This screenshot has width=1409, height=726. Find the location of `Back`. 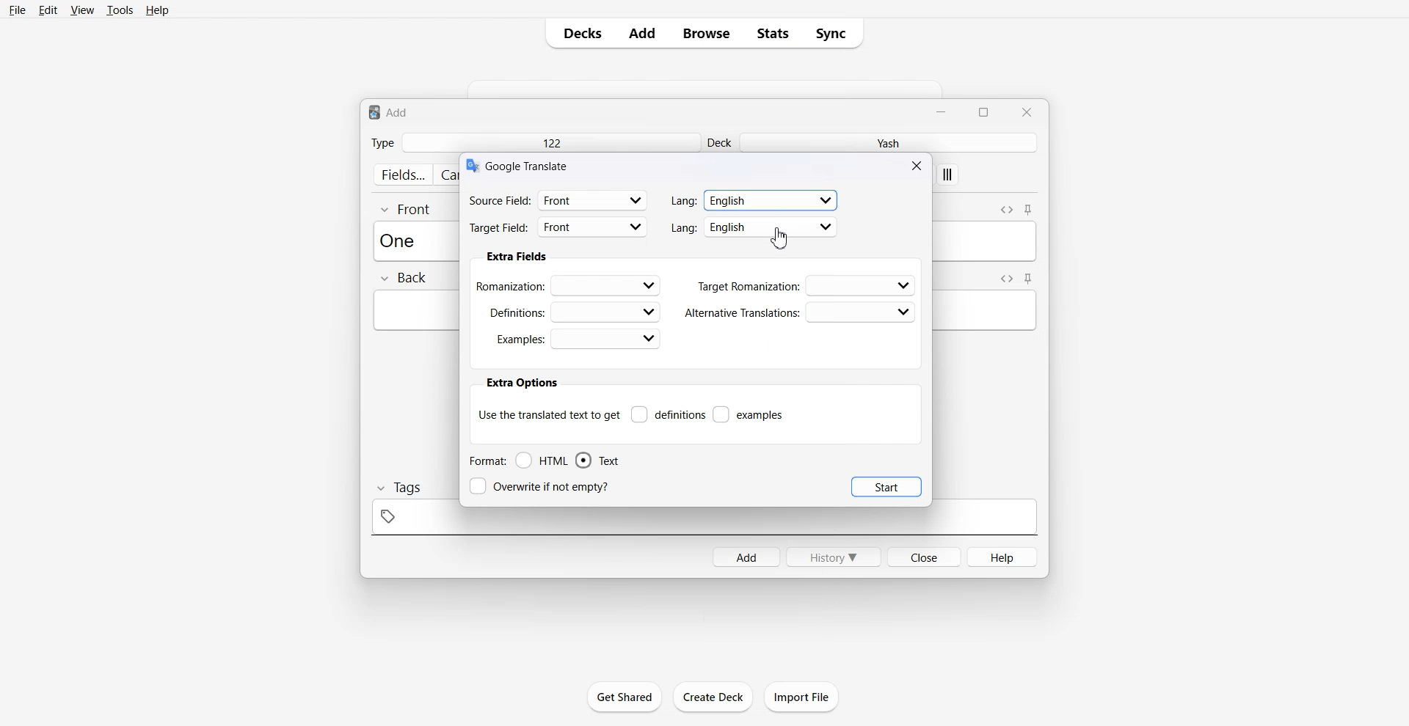

Back is located at coordinates (403, 279).